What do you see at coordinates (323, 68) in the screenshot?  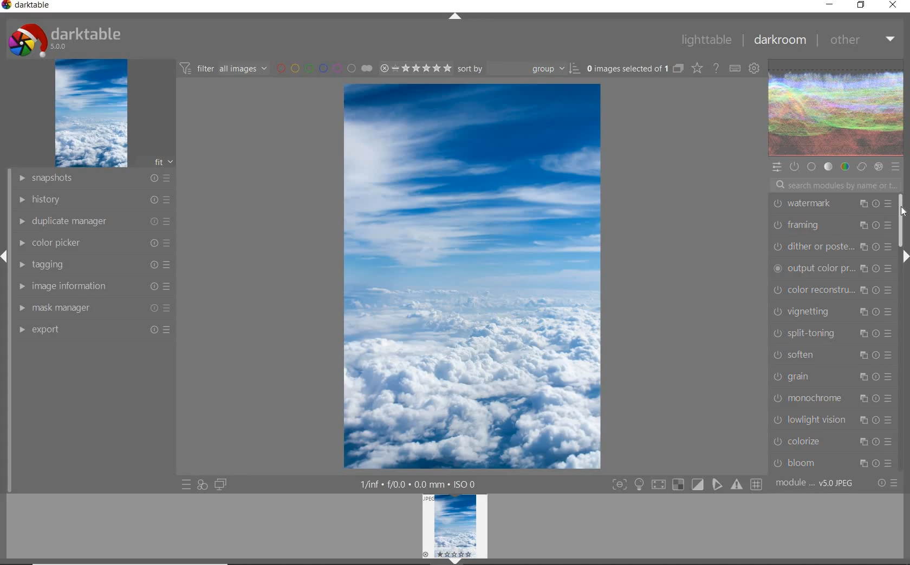 I see `FILTER BY IMAGE COLOR LABEL` at bounding box center [323, 68].